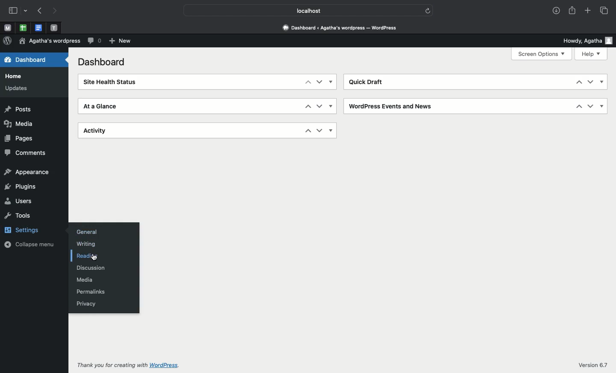  Describe the element at coordinates (19, 109) in the screenshot. I see `Posts` at that location.